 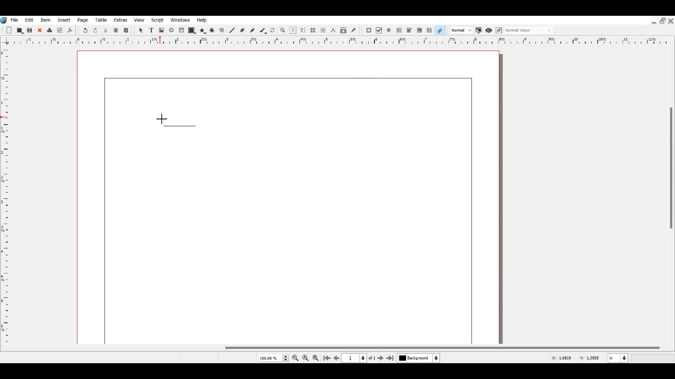 I want to click on Maximize, so click(x=662, y=20).